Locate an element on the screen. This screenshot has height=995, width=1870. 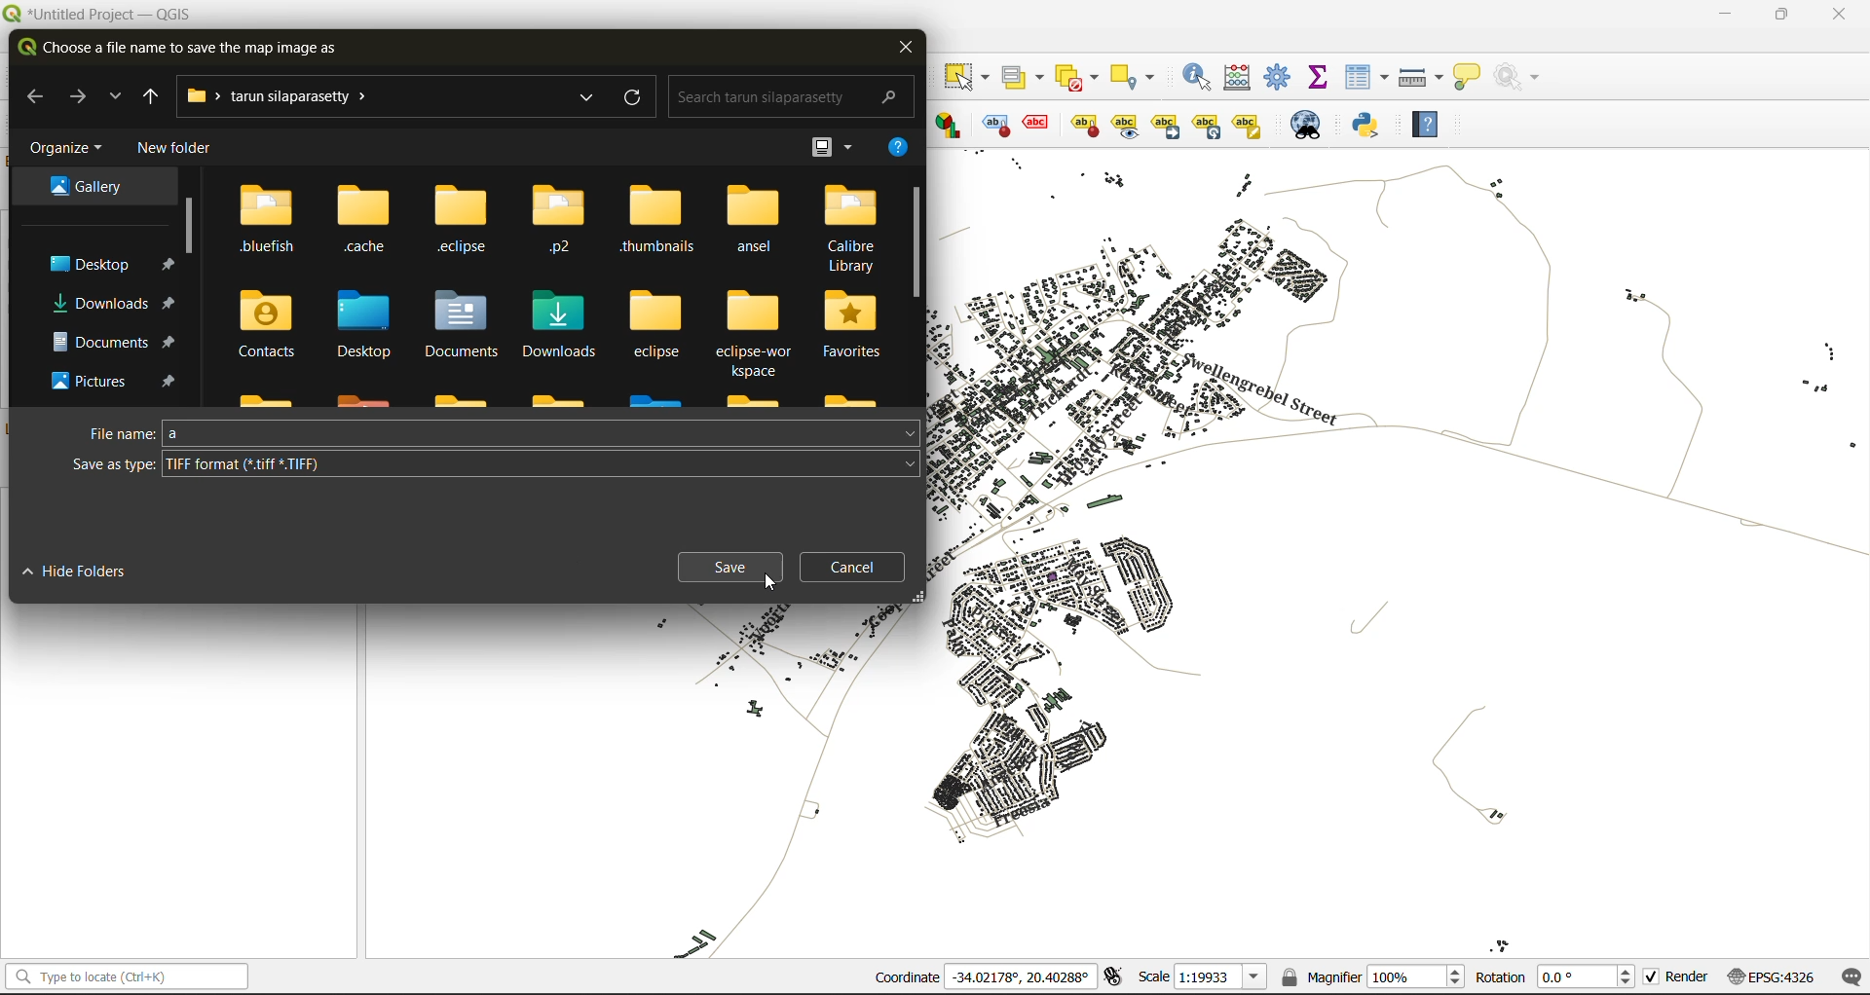
close is located at coordinates (1839, 14).